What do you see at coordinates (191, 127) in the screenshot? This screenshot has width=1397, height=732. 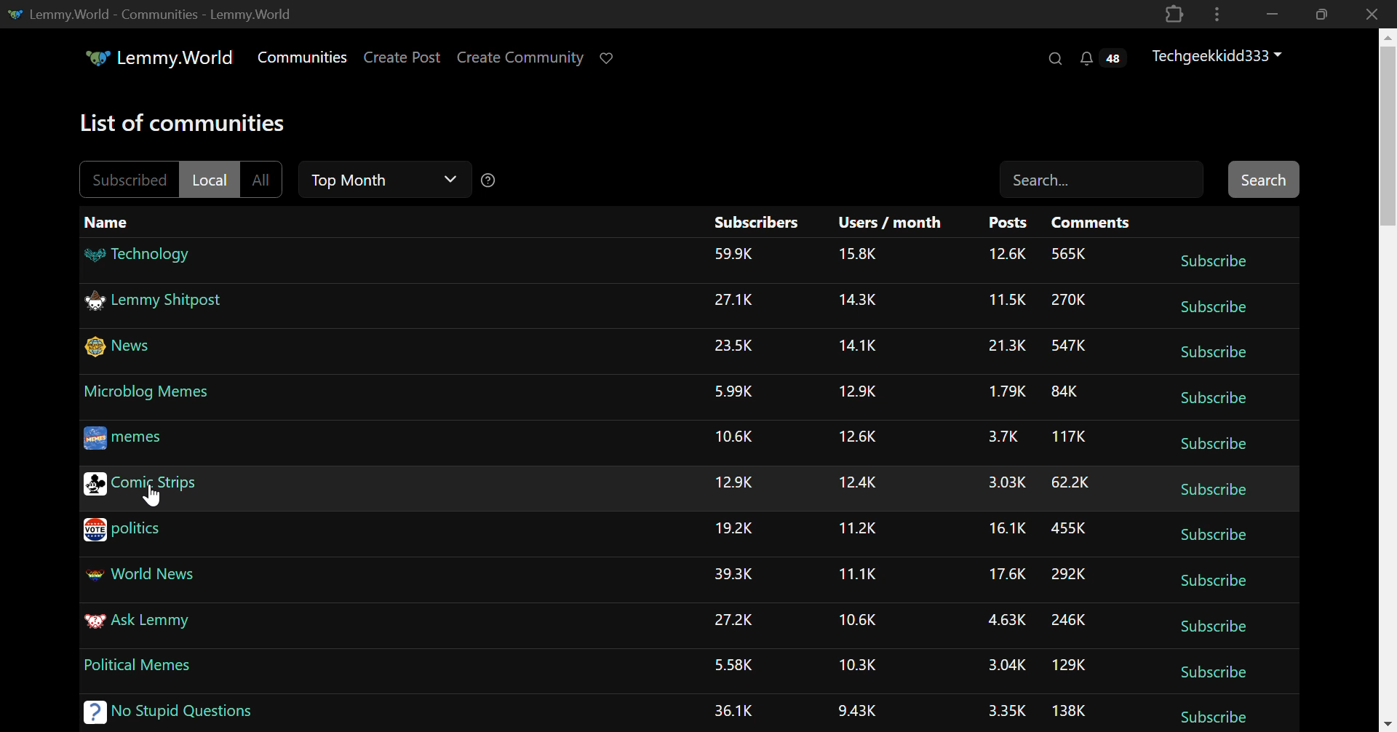 I see `List of communities` at bounding box center [191, 127].